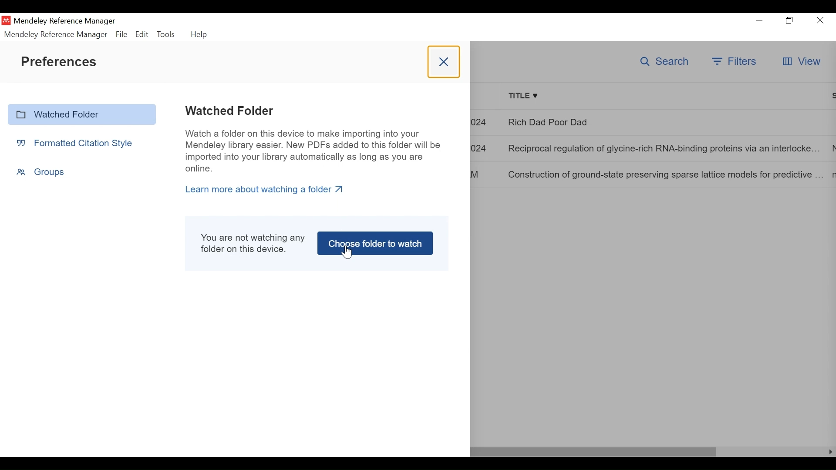 This screenshot has height=470, width=836. Describe the element at coordinates (46, 172) in the screenshot. I see `Groups` at that location.